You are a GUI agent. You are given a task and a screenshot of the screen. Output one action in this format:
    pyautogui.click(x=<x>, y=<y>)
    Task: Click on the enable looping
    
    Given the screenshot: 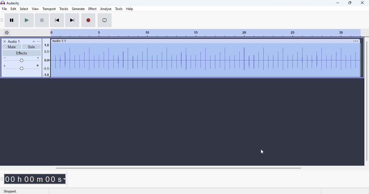 What is the action you would take?
    pyautogui.click(x=105, y=20)
    